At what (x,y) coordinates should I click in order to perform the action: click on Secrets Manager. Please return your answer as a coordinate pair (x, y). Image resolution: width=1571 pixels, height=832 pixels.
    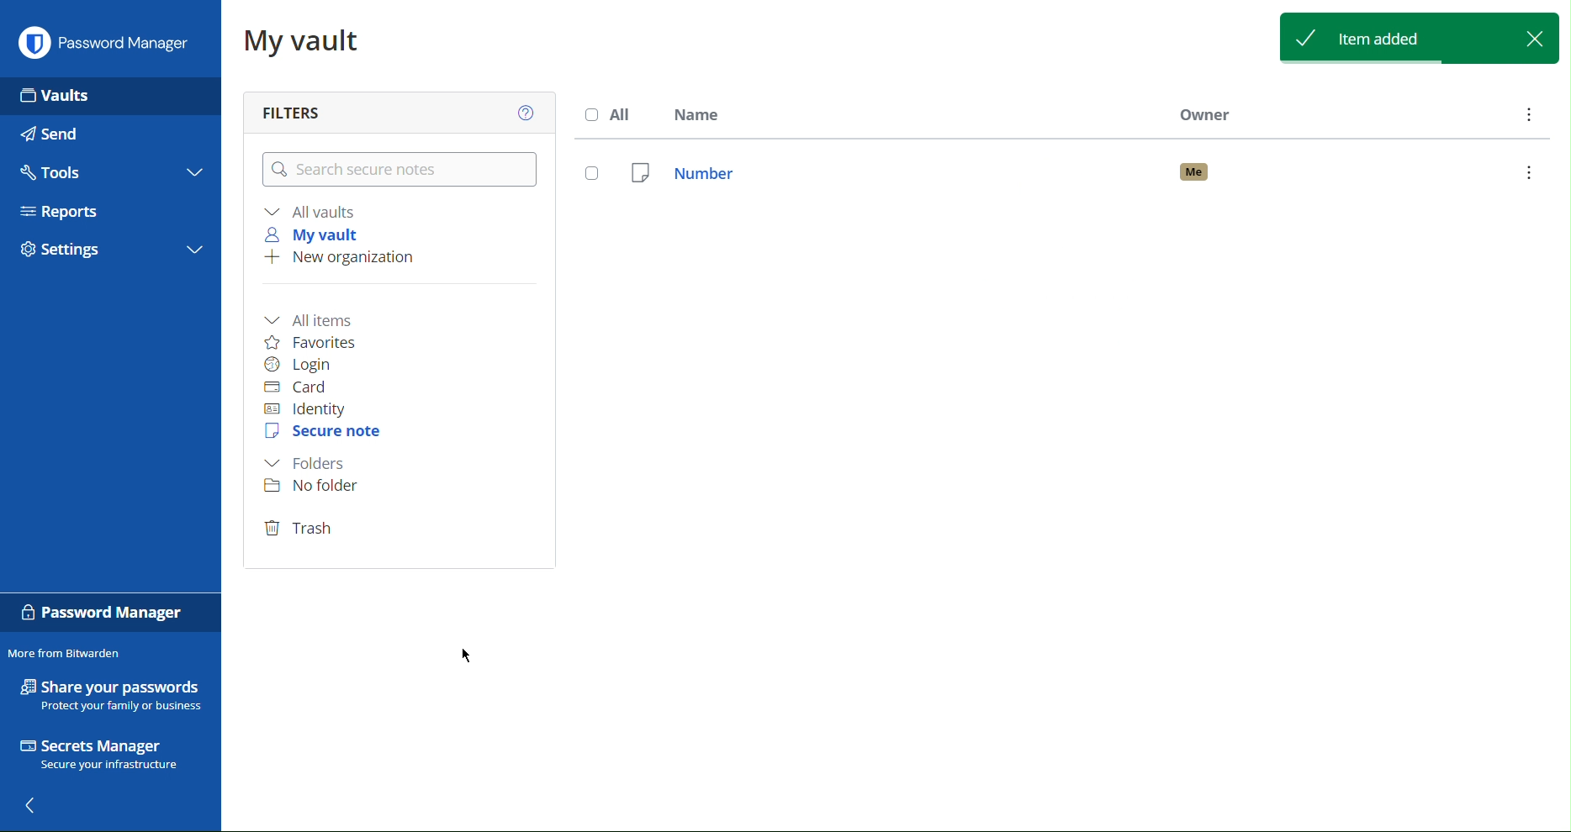
    Looking at the image, I should click on (114, 756).